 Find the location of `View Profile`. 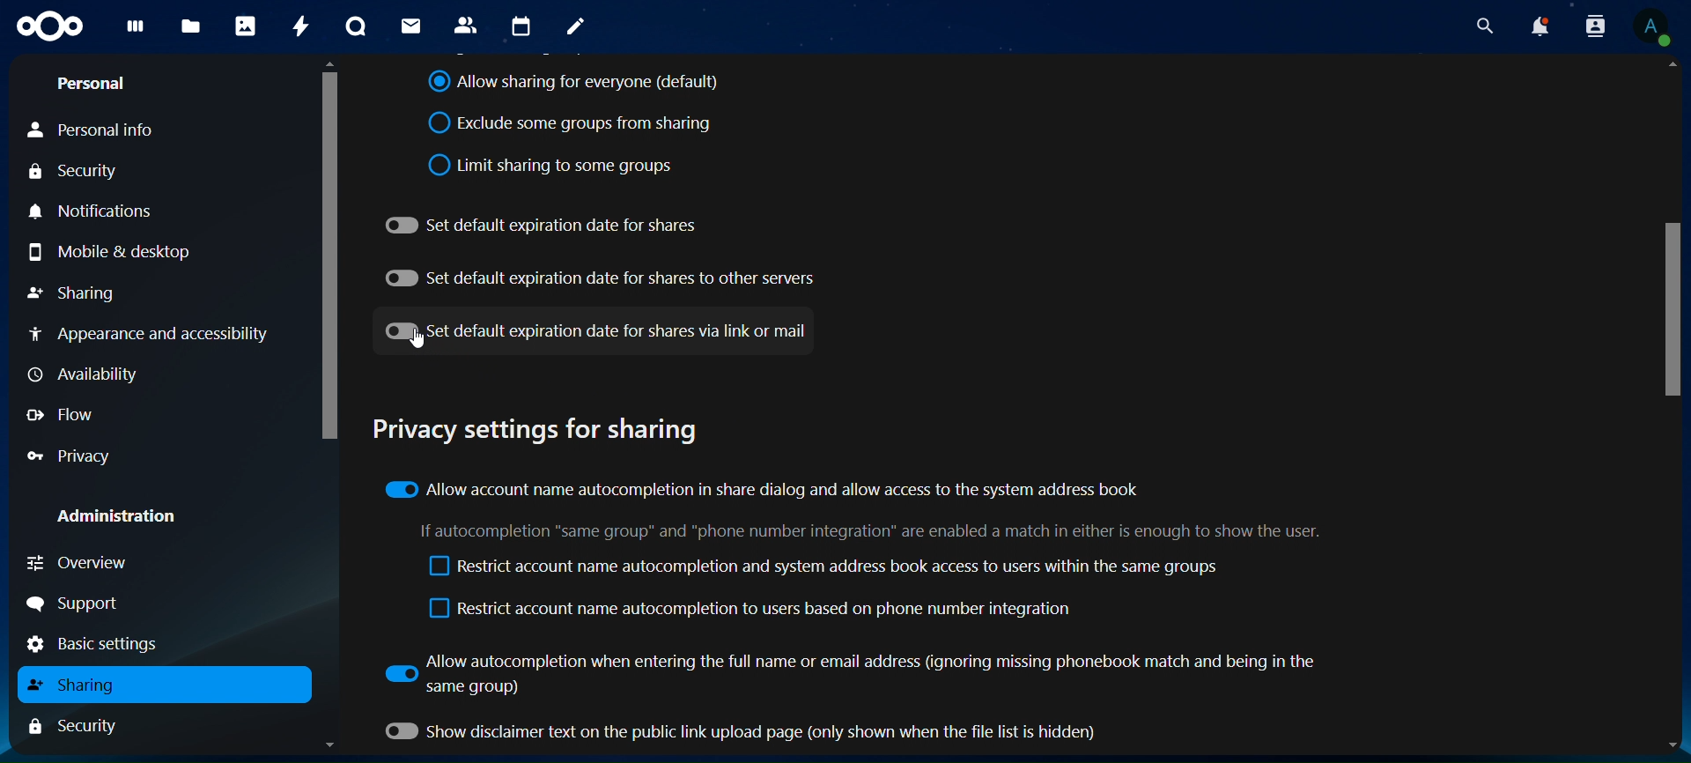

View Profile is located at coordinates (1652, 29).